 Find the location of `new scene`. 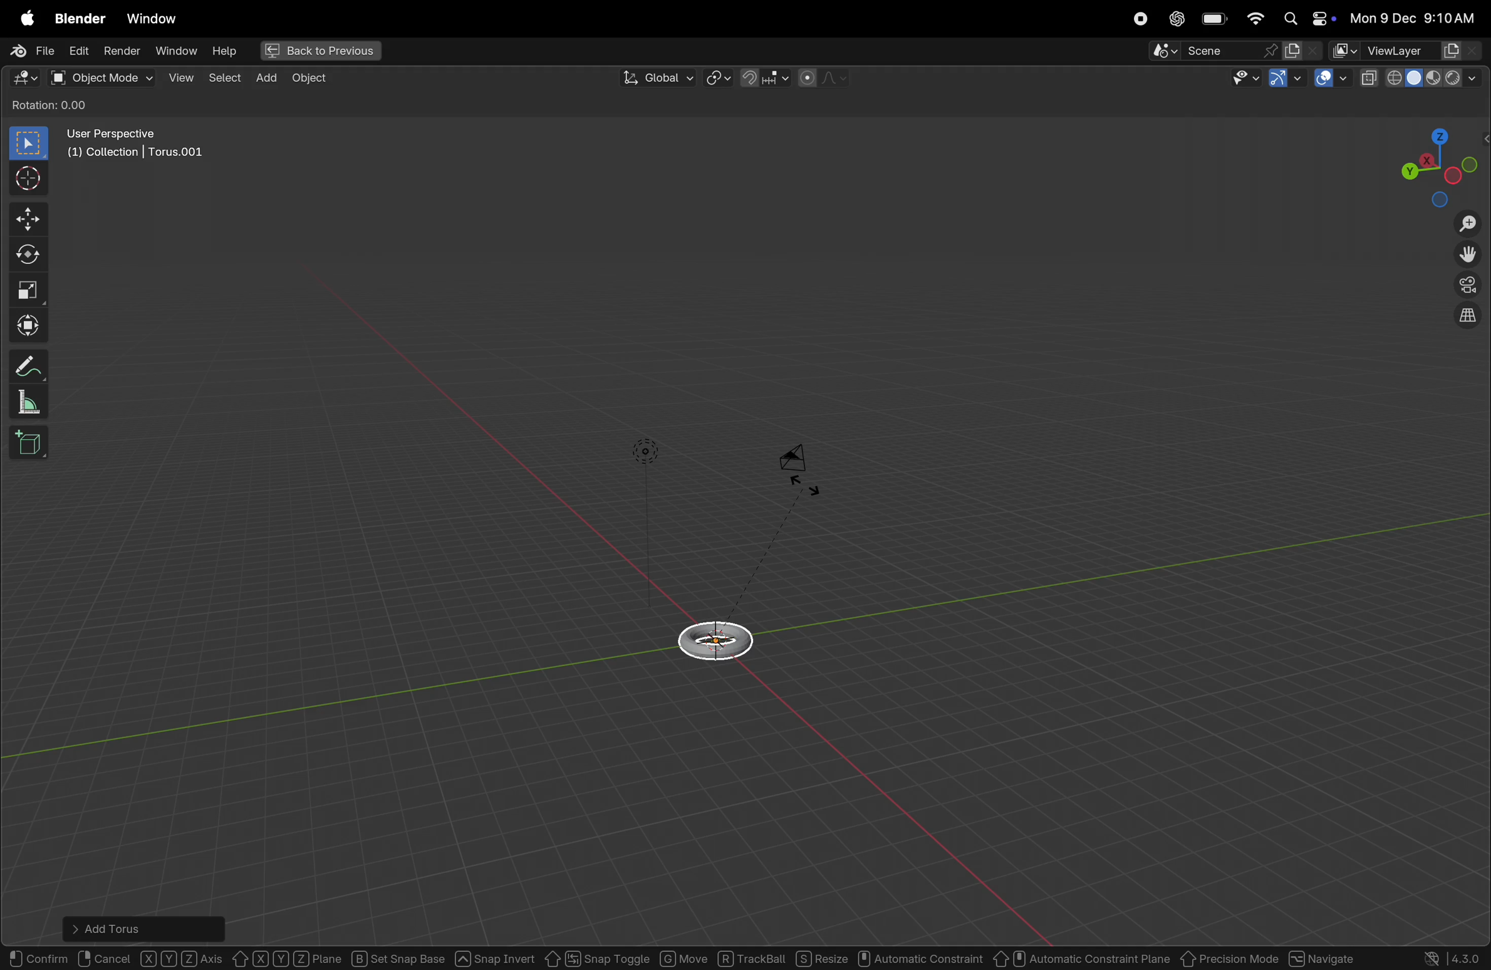

new scene is located at coordinates (1302, 51).